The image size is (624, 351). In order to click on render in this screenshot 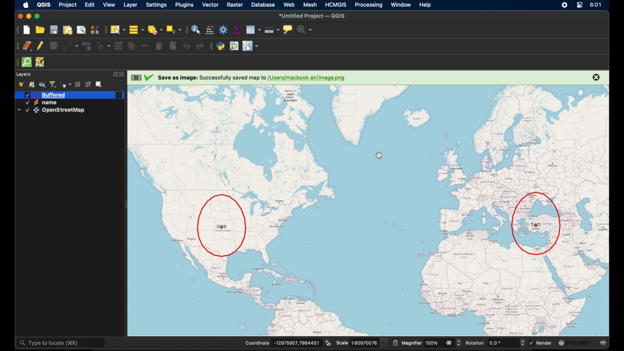, I will do `click(545, 343)`.